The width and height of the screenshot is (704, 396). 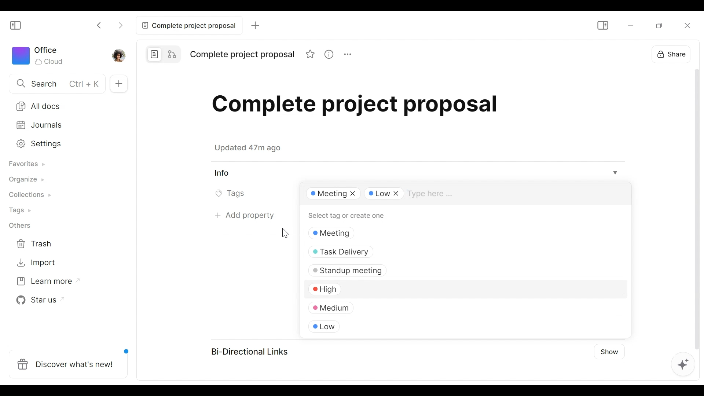 I want to click on Add Tab, so click(x=119, y=83).